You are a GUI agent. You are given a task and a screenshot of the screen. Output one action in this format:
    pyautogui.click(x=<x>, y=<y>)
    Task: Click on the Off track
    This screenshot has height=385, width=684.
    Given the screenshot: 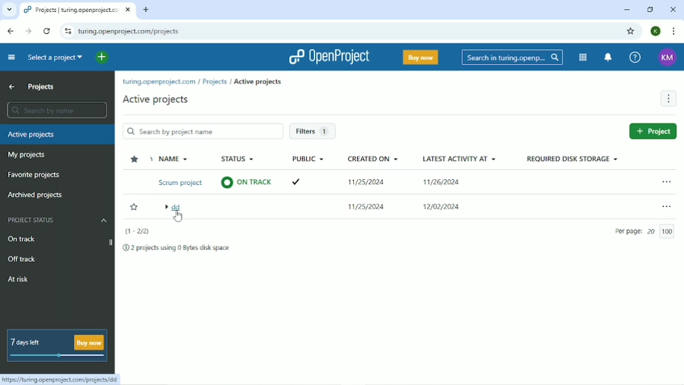 What is the action you would take?
    pyautogui.click(x=21, y=259)
    